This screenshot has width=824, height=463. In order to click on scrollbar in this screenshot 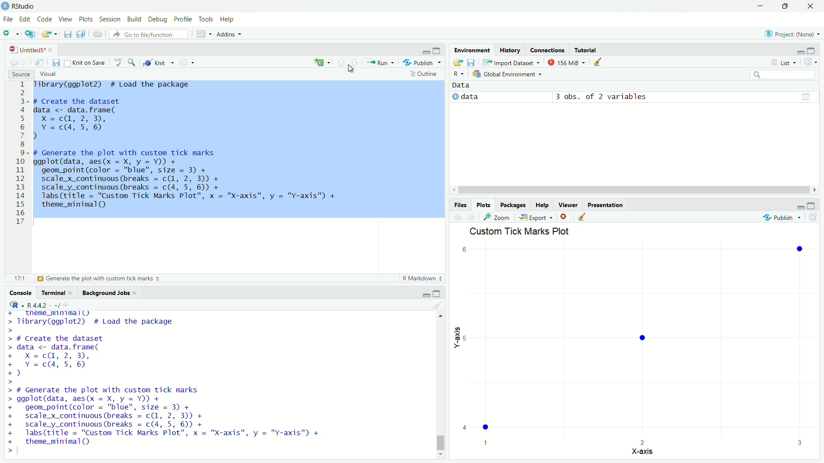, I will do `click(632, 189)`.